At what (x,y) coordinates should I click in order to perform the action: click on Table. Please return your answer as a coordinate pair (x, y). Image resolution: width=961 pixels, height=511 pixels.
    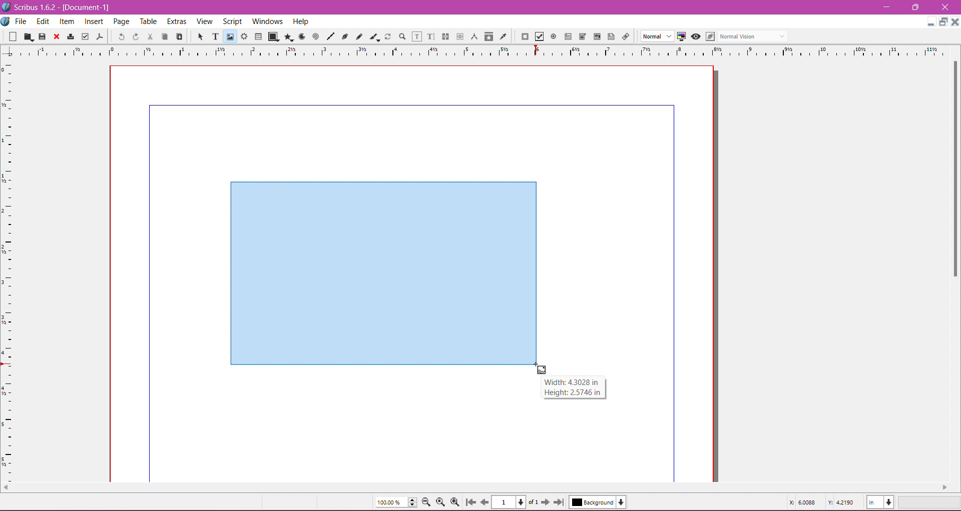
    Looking at the image, I should click on (258, 36).